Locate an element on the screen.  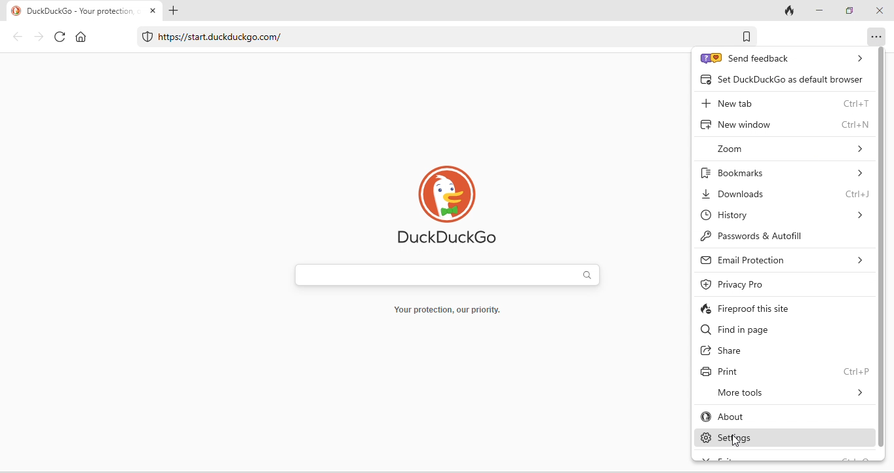
home is located at coordinates (81, 37).